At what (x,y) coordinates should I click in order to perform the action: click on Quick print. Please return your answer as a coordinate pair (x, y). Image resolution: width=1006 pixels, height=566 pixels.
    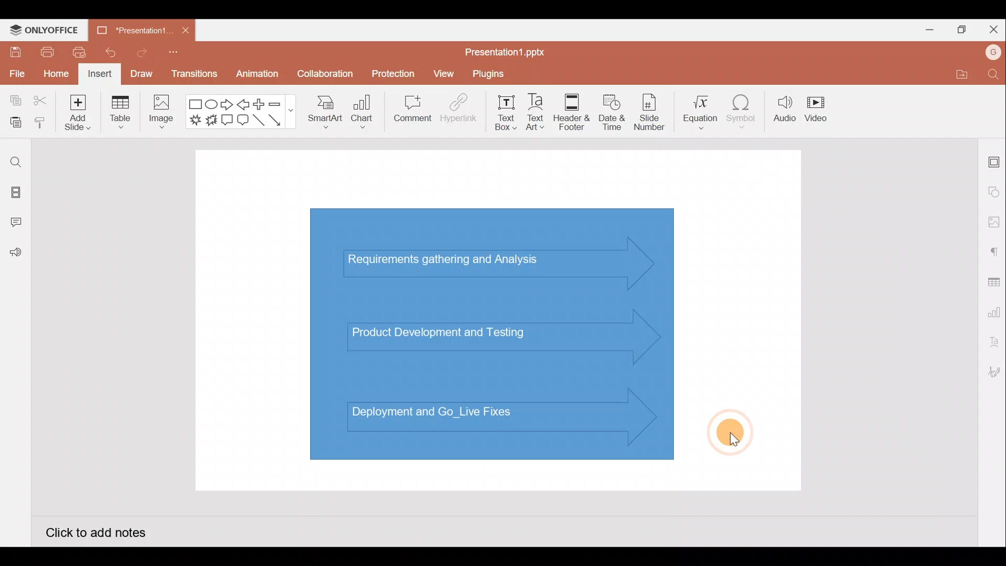
    Looking at the image, I should click on (76, 52).